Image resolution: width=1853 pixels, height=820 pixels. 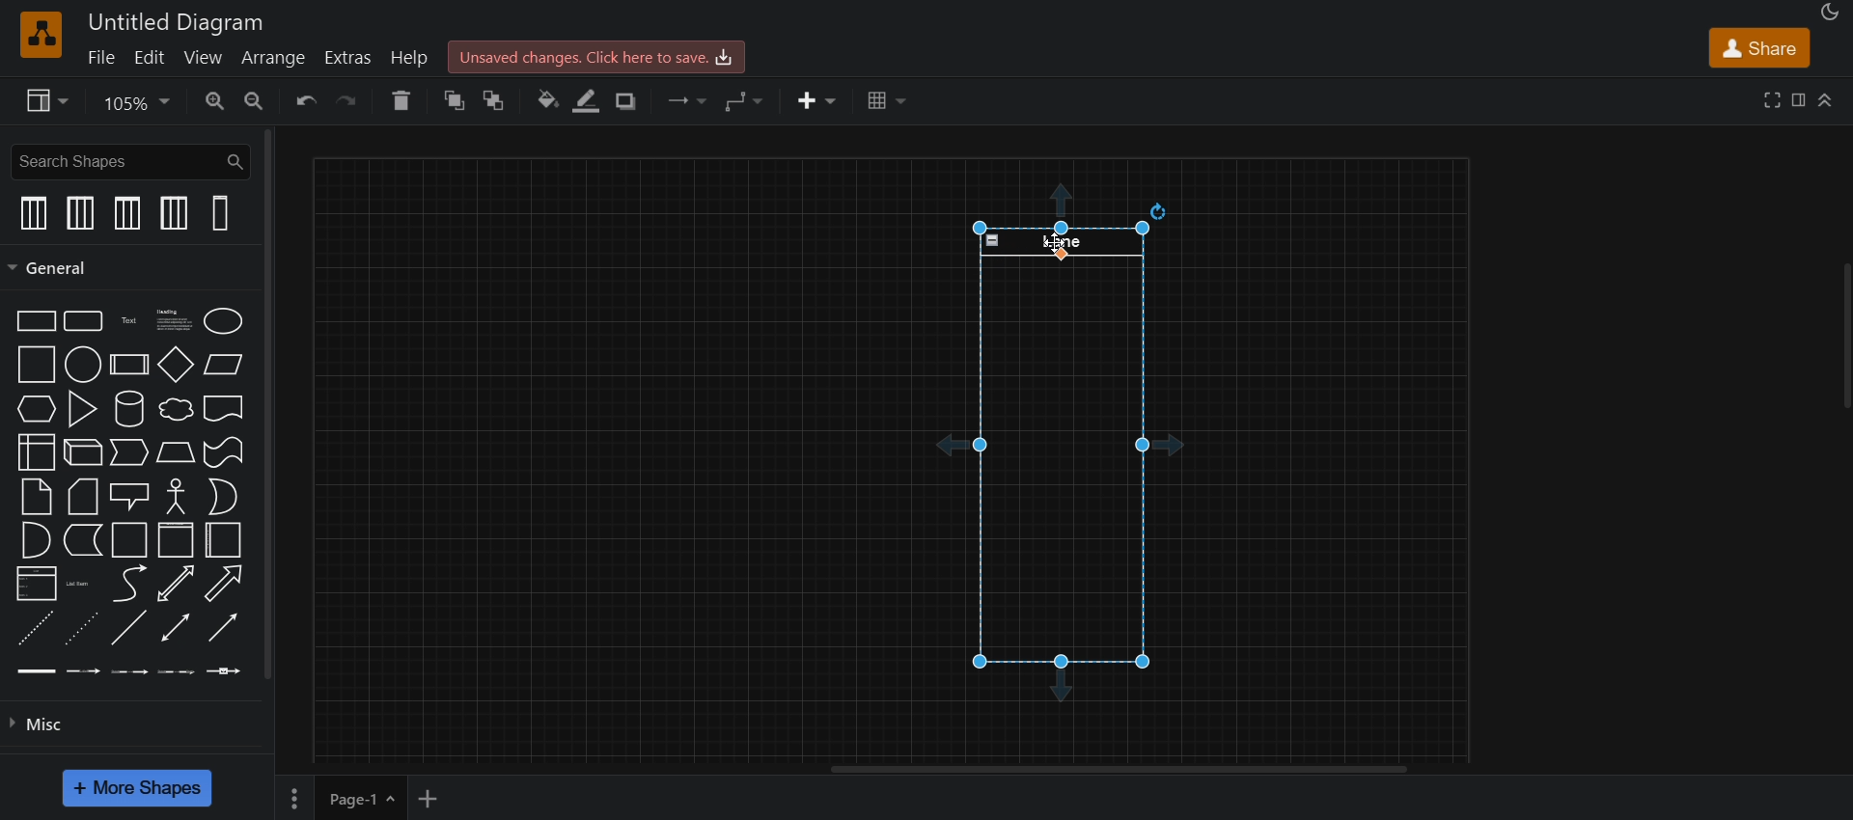 I want to click on text, so click(x=128, y=318).